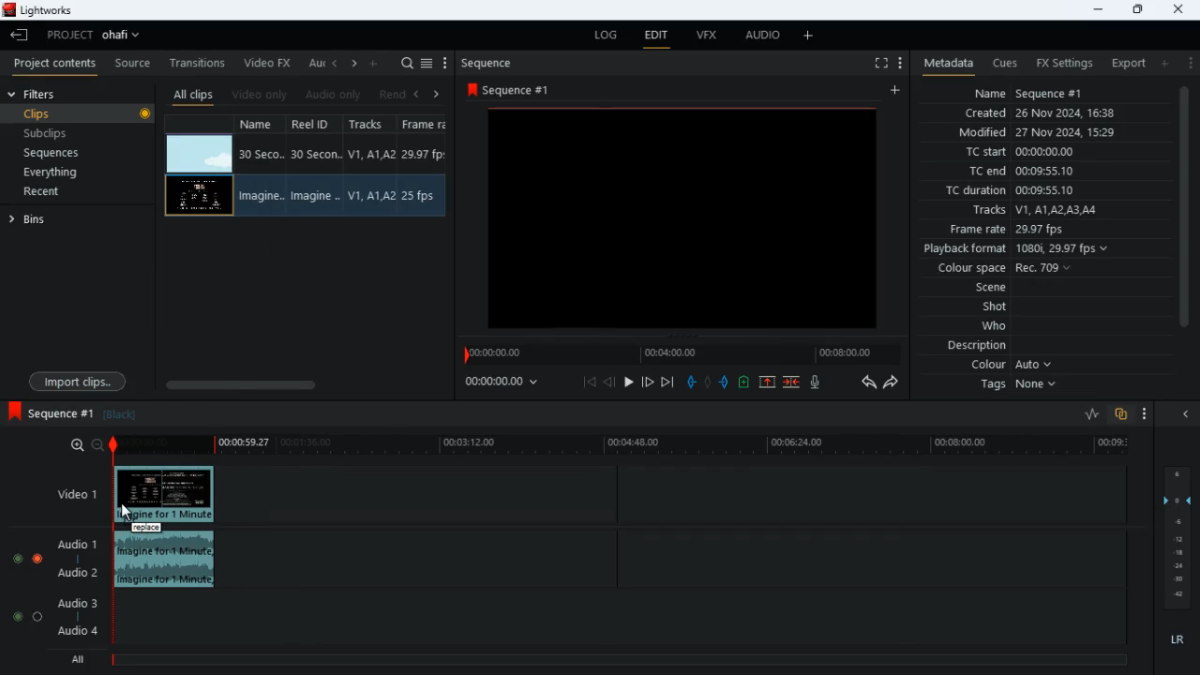  What do you see at coordinates (78, 381) in the screenshot?
I see `import clips` at bounding box center [78, 381].